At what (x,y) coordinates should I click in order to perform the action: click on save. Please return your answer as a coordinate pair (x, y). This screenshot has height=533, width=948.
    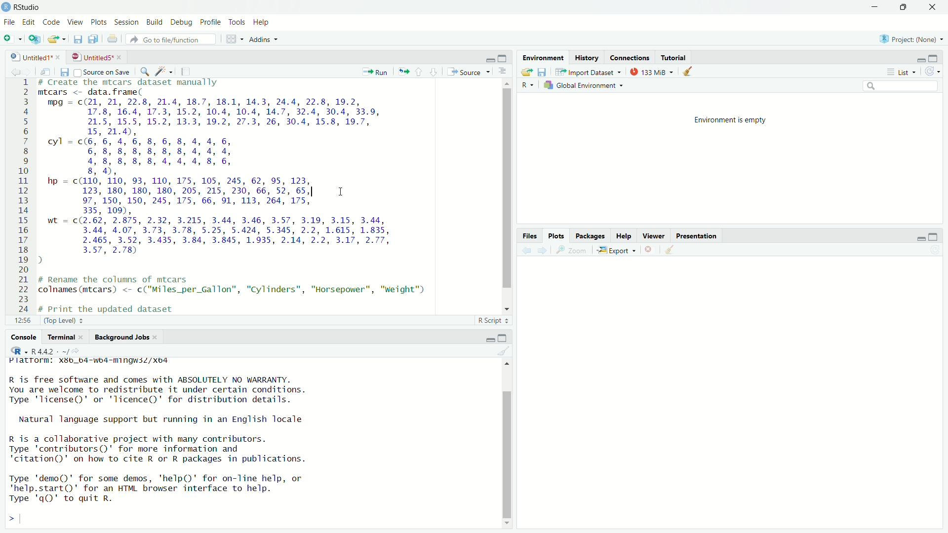
    Looking at the image, I should click on (64, 71).